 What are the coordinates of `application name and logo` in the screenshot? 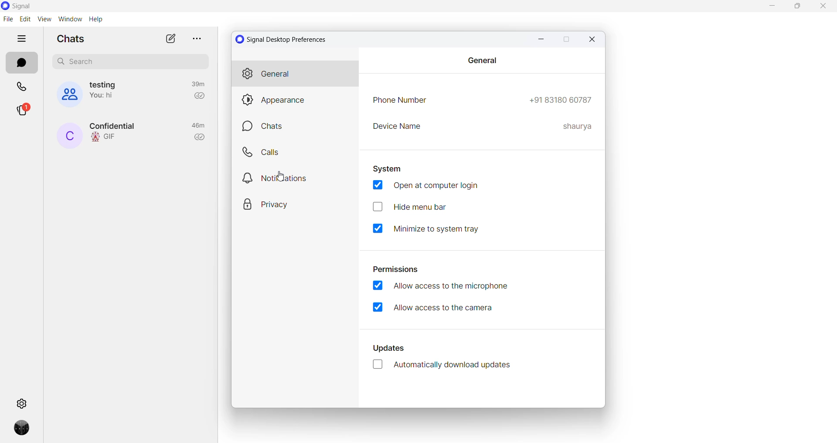 It's located at (32, 6).